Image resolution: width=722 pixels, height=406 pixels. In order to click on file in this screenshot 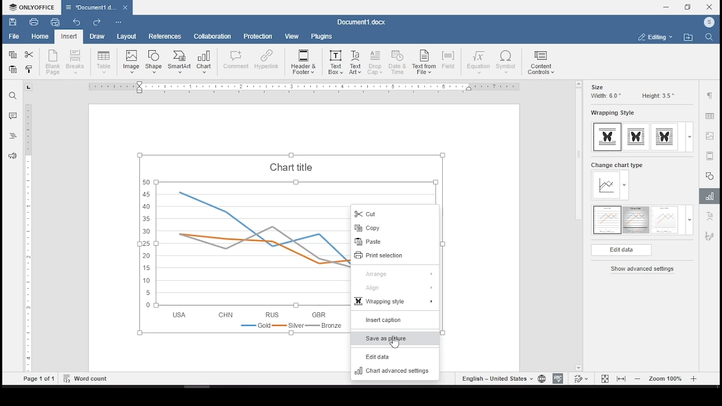, I will do `click(14, 37)`.